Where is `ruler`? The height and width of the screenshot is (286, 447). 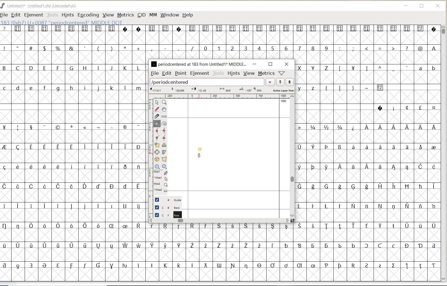
ruler is located at coordinates (222, 97).